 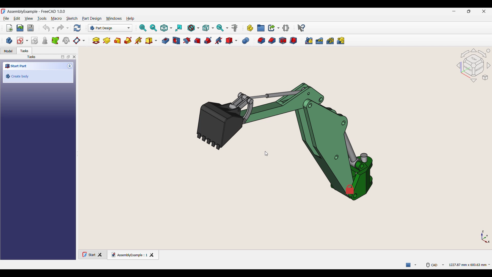 I want to click on Create multitransform, so click(x=341, y=40).